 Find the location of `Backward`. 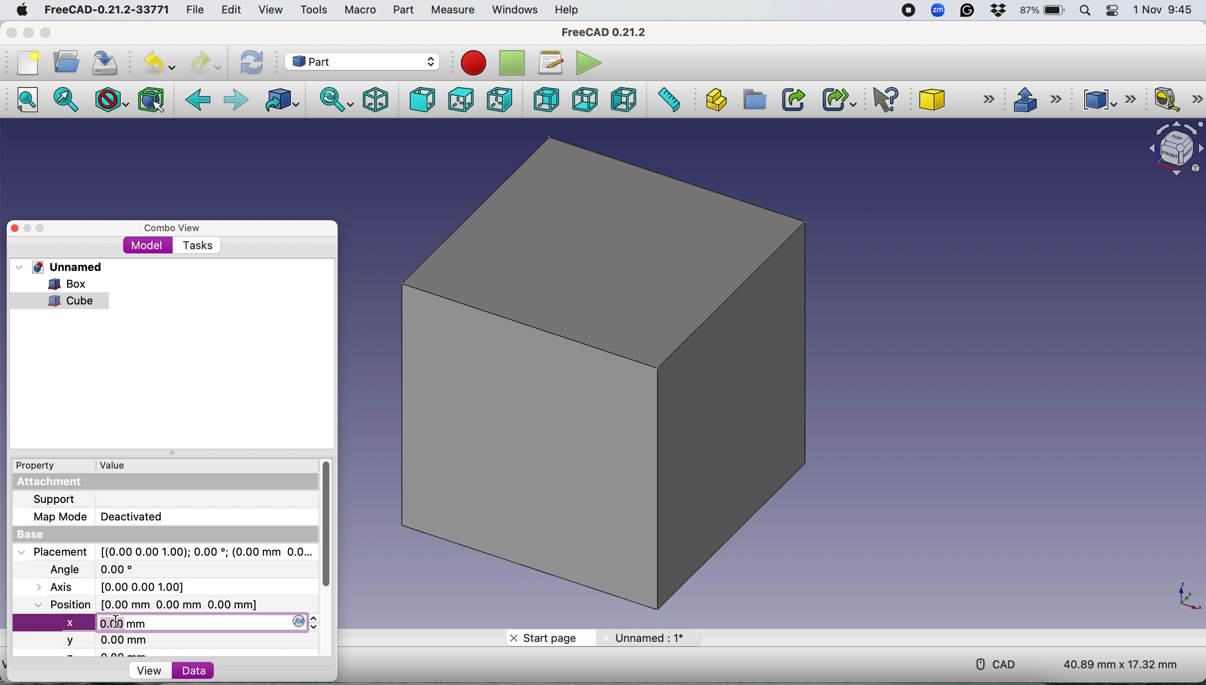

Backward is located at coordinates (199, 101).